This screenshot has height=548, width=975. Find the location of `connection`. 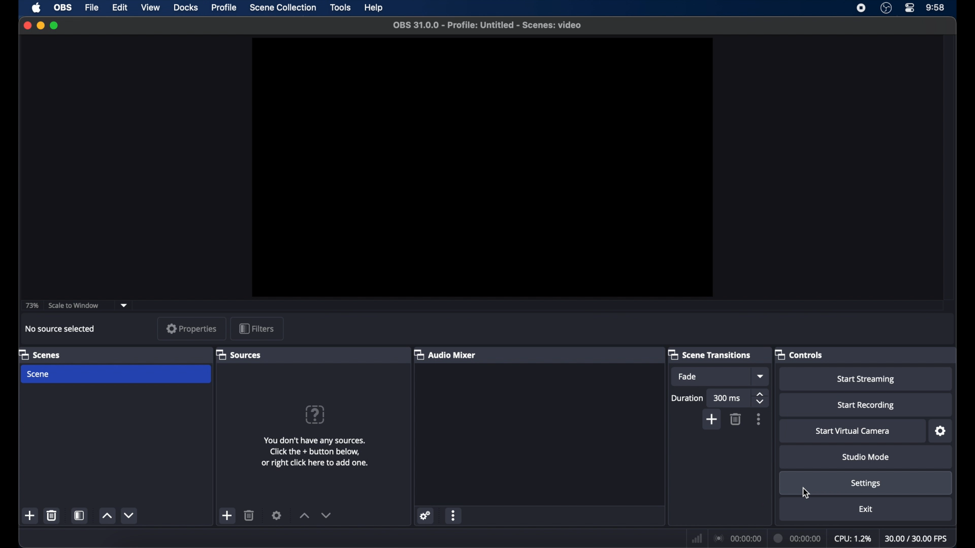

connection is located at coordinates (738, 537).